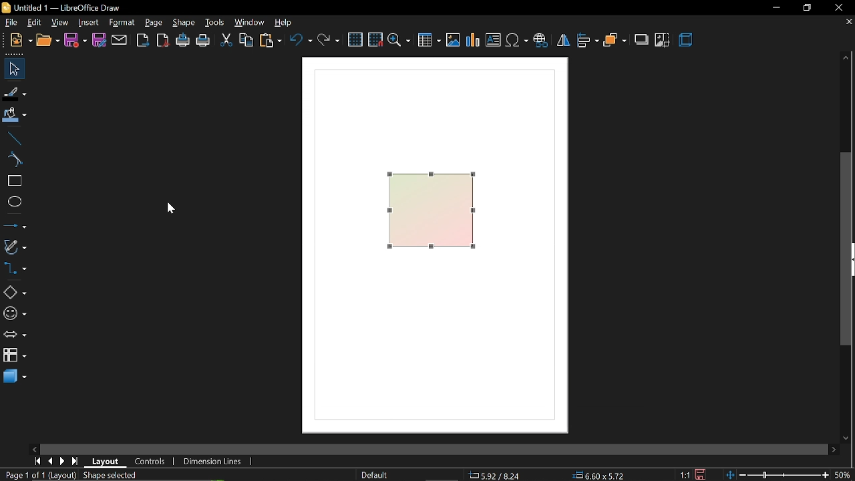  Describe the element at coordinates (144, 40) in the screenshot. I see `export` at that location.